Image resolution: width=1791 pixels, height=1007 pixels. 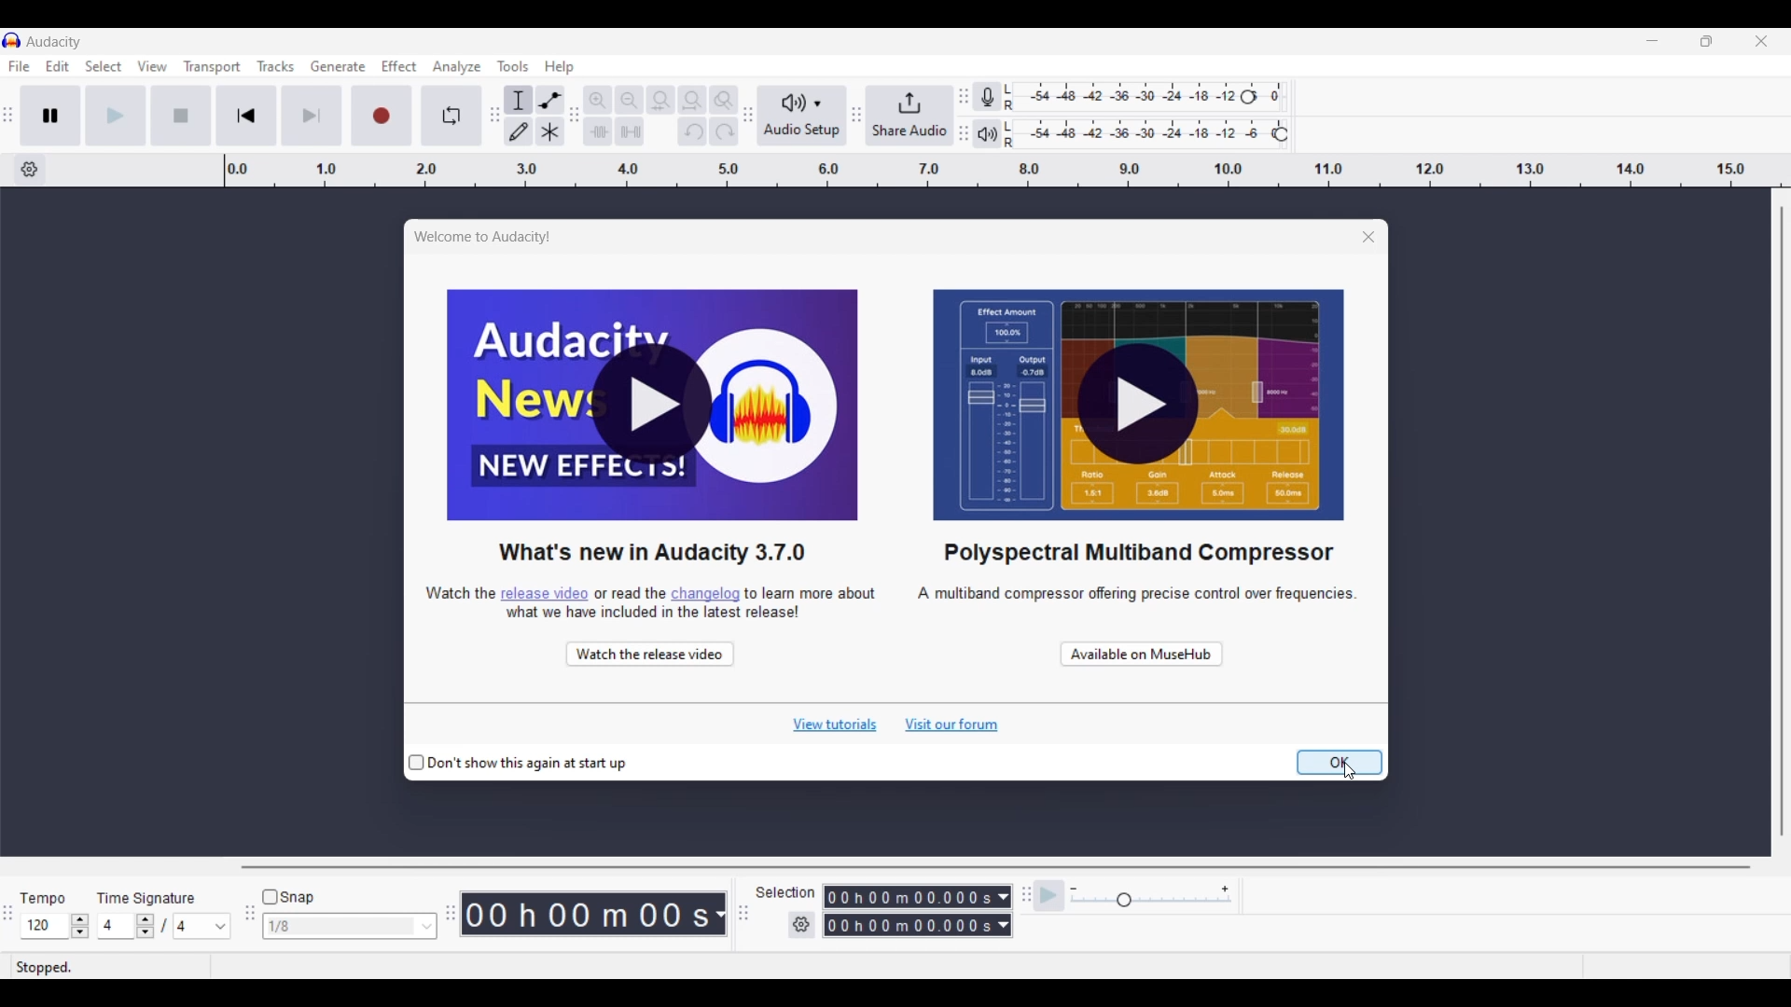 What do you see at coordinates (994, 868) in the screenshot?
I see `Horizontal slide bar` at bounding box center [994, 868].